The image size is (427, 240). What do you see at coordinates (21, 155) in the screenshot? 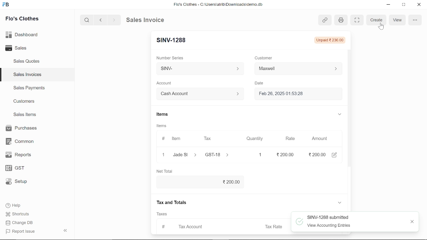
I see `Reports.` at bounding box center [21, 155].